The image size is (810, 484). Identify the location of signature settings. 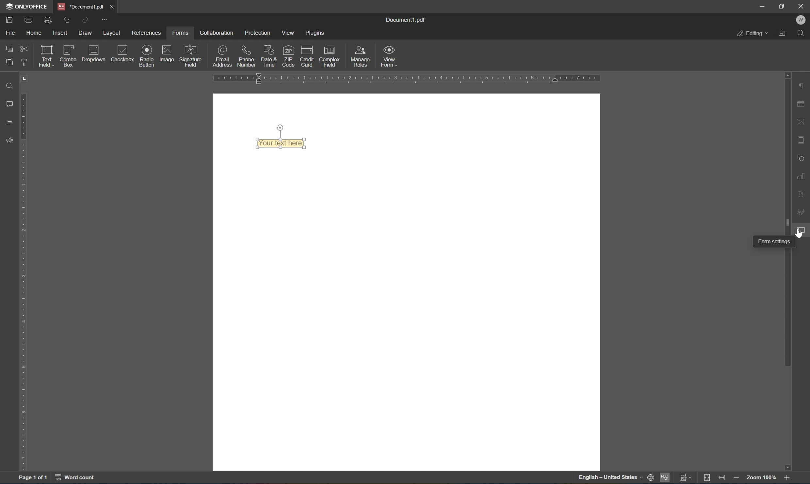
(801, 210).